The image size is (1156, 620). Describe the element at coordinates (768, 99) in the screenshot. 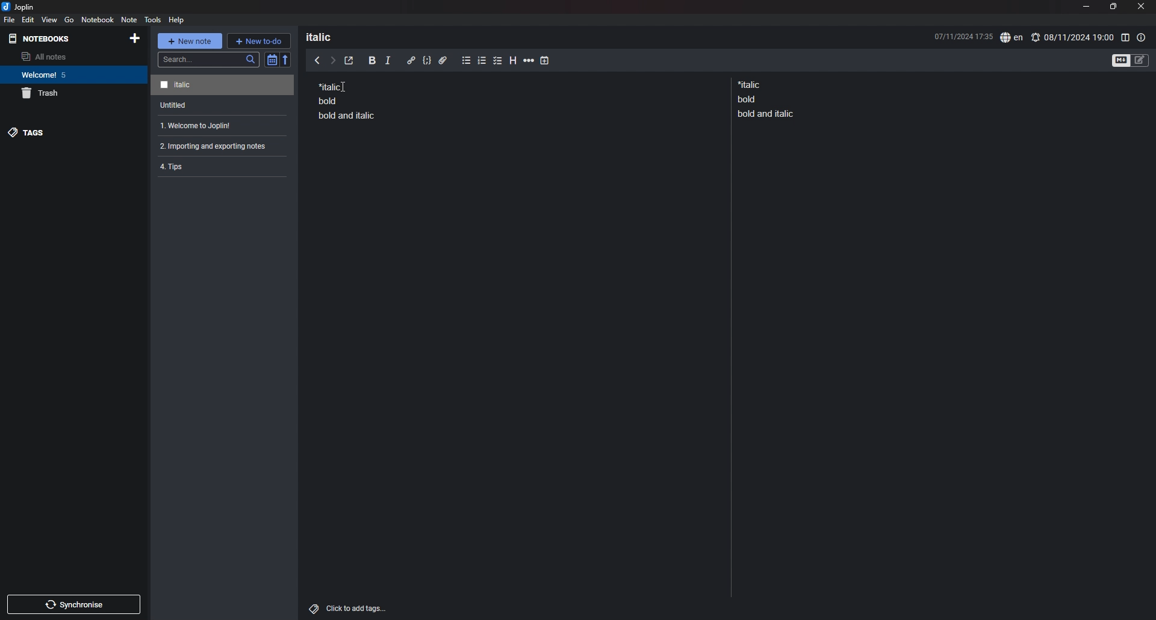

I see `note` at that location.